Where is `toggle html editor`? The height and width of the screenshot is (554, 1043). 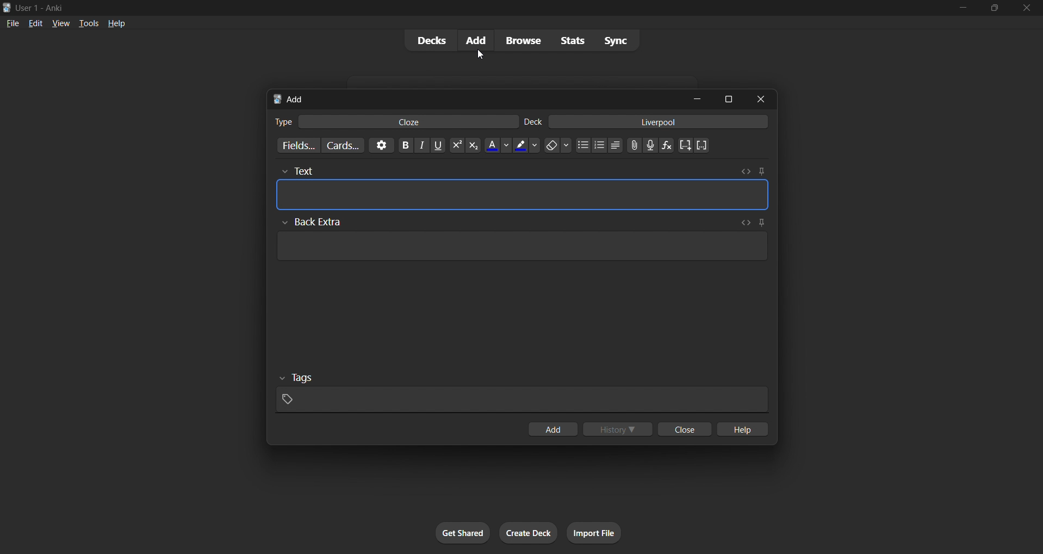
toggle html editor is located at coordinates (746, 222).